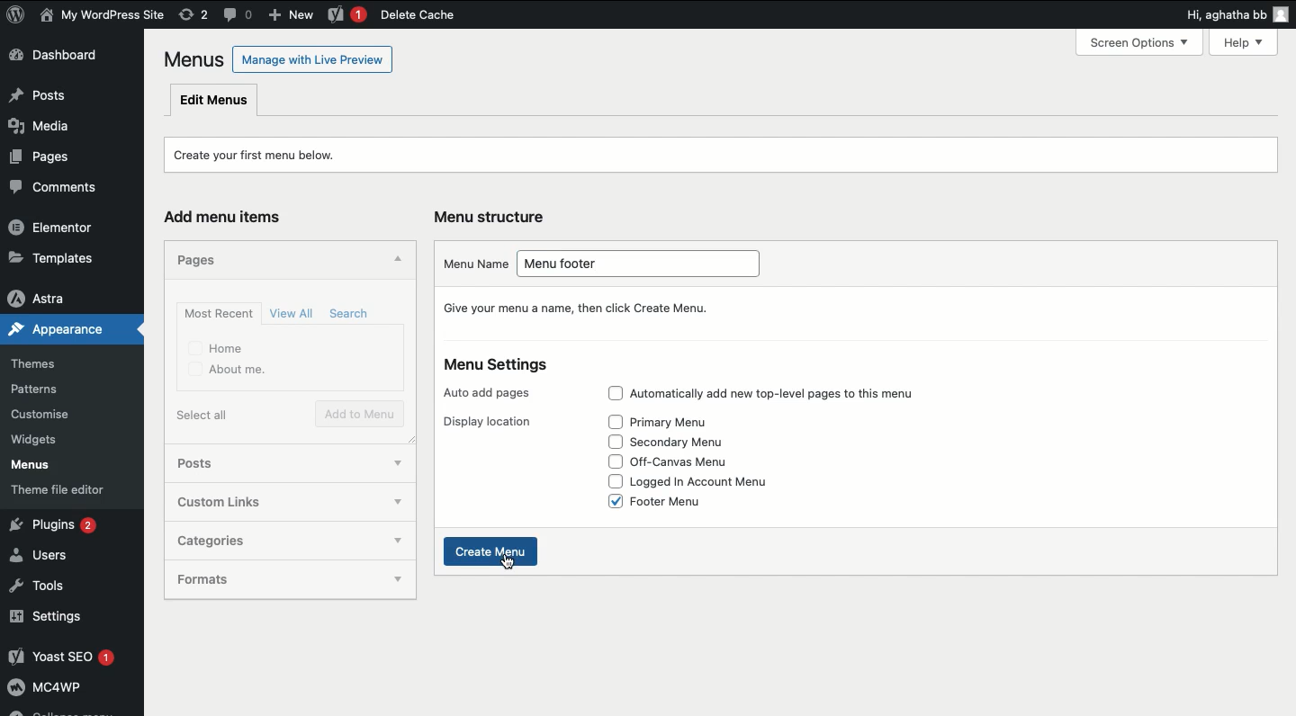 The image size is (1296, 716). What do you see at coordinates (359, 413) in the screenshot?
I see `Add to menu` at bounding box center [359, 413].